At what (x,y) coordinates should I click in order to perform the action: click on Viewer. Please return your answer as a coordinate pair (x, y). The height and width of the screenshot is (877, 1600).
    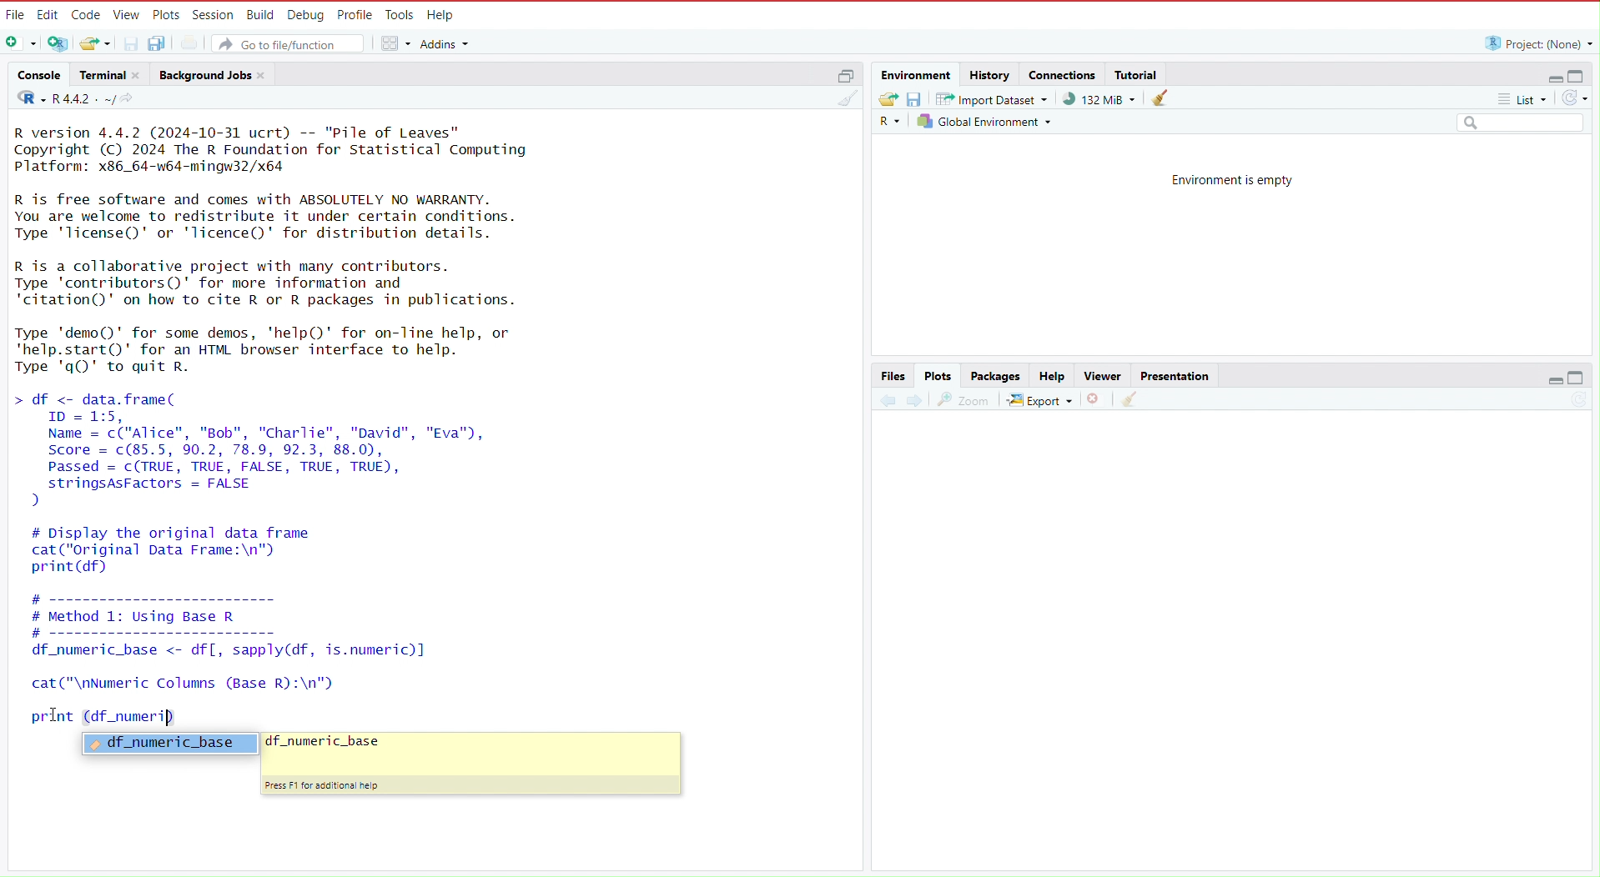
    Looking at the image, I should click on (1100, 374).